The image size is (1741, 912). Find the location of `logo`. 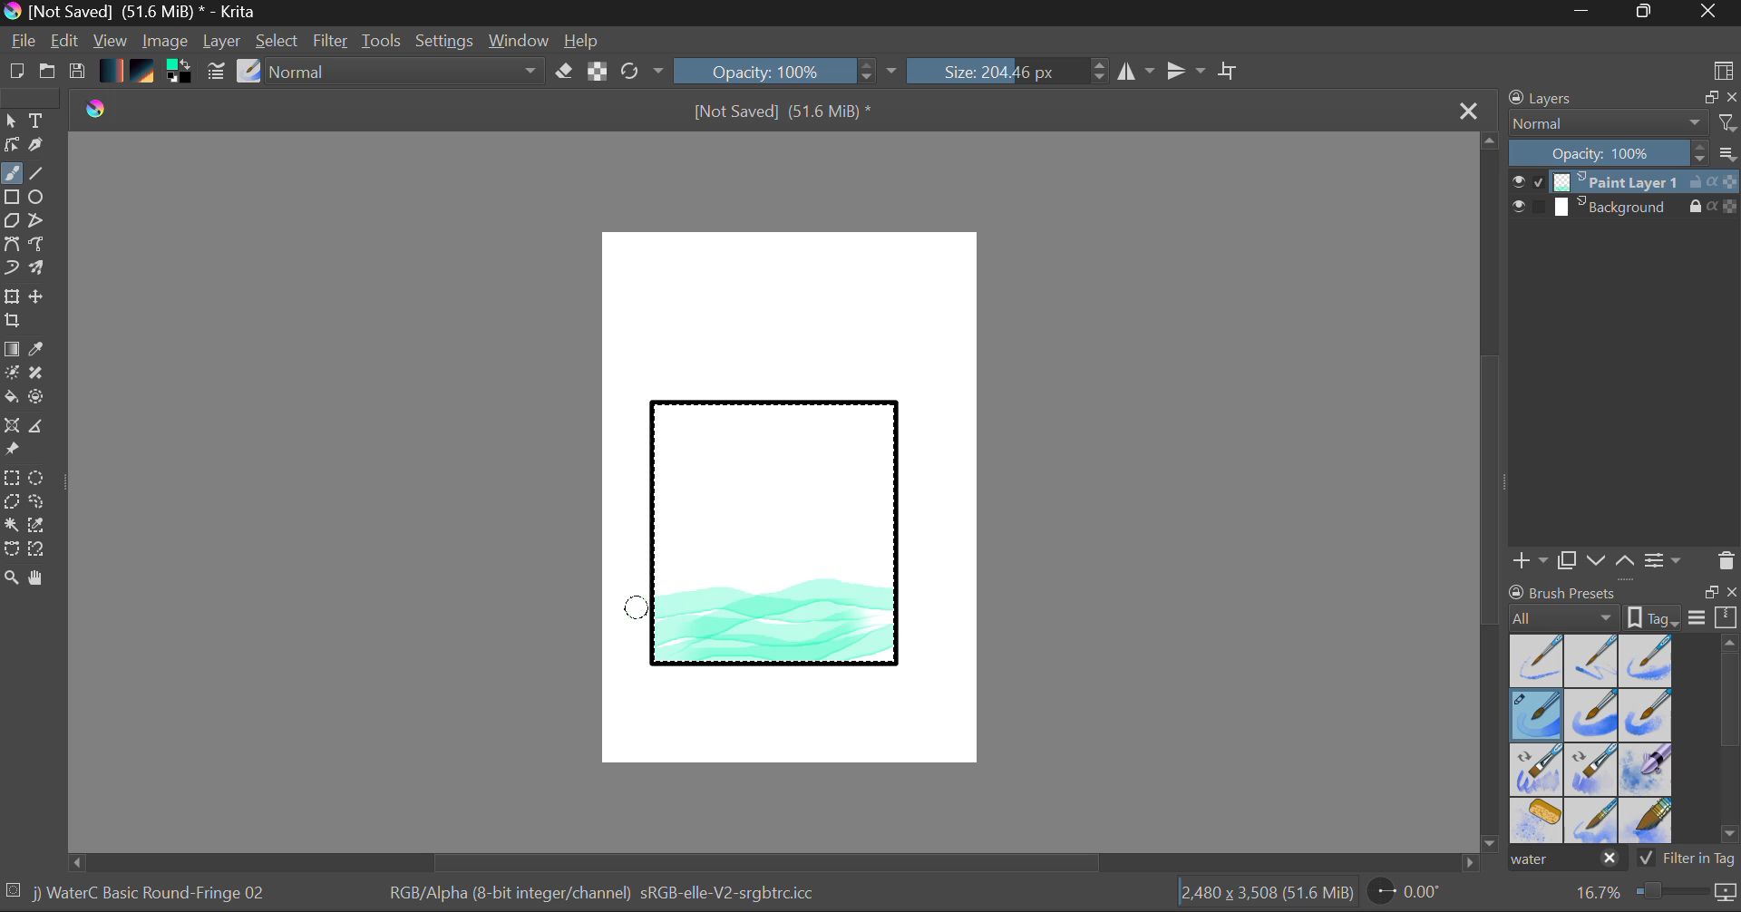

logo is located at coordinates (102, 109).